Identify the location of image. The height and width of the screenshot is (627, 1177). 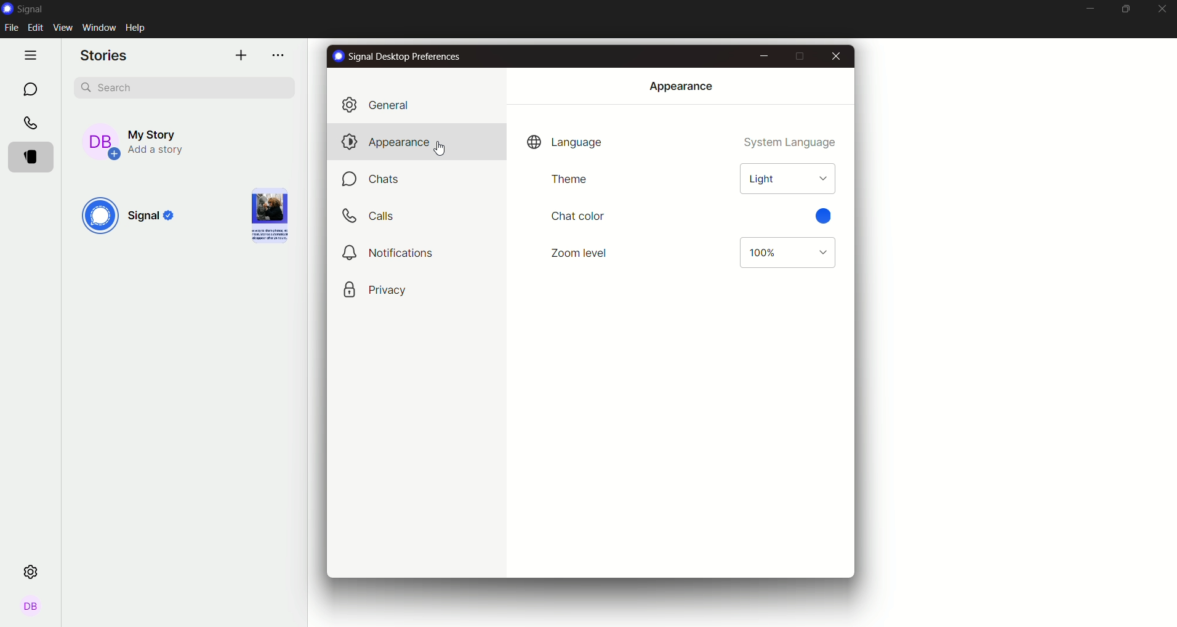
(266, 215).